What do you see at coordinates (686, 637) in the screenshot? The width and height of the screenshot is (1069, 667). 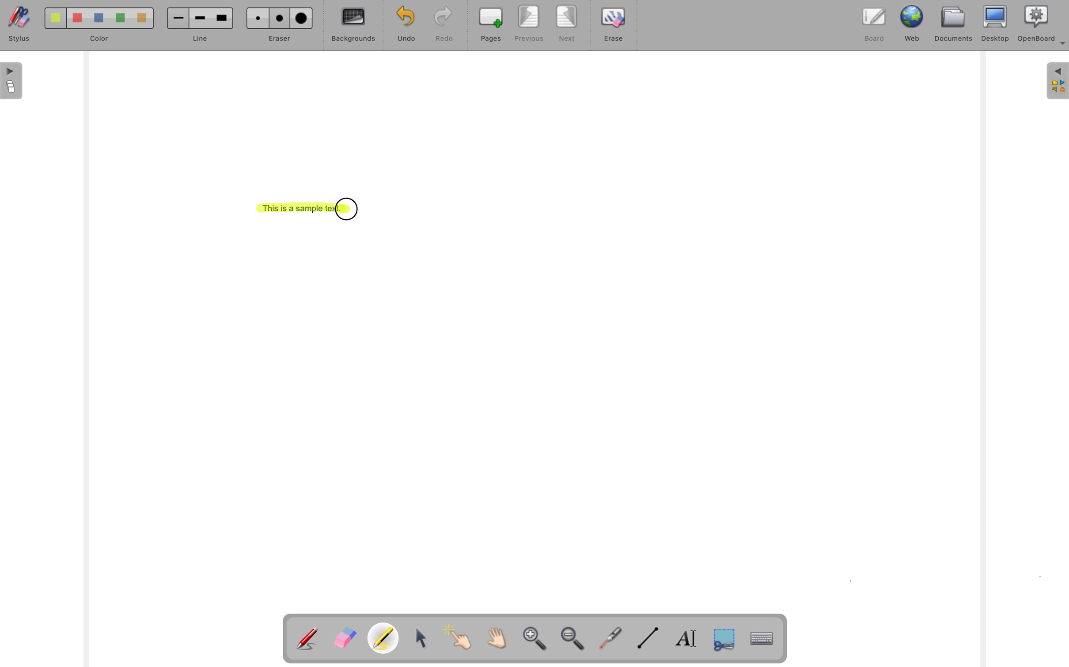 I see `write text` at bounding box center [686, 637].